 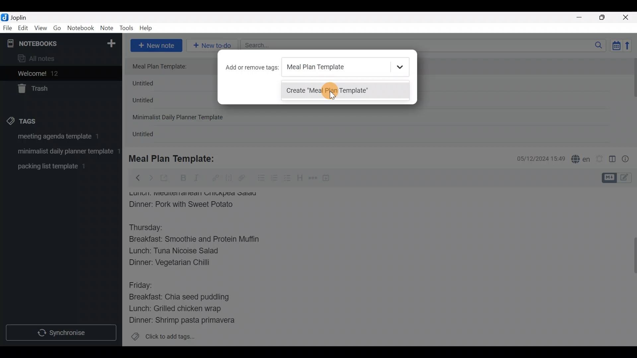 I want to click on Notebook, so click(x=81, y=28).